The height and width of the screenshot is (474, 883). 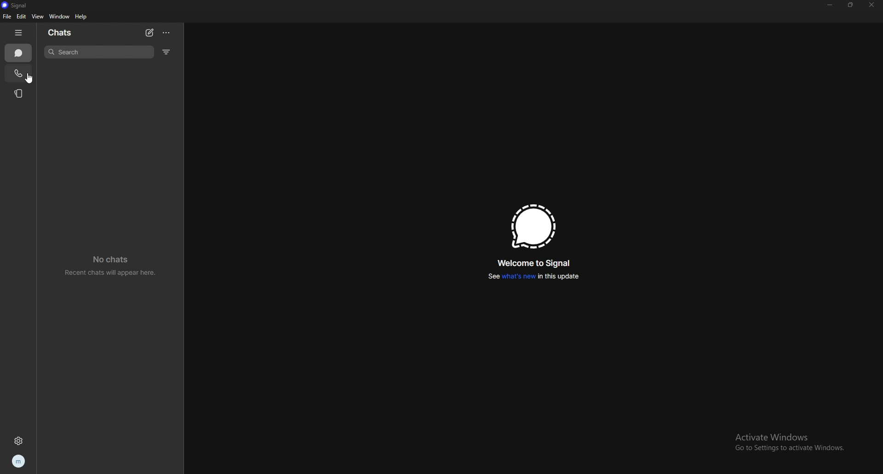 What do you see at coordinates (167, 32) in the screenshot?
I see `options` at bounding box center [167, 32].